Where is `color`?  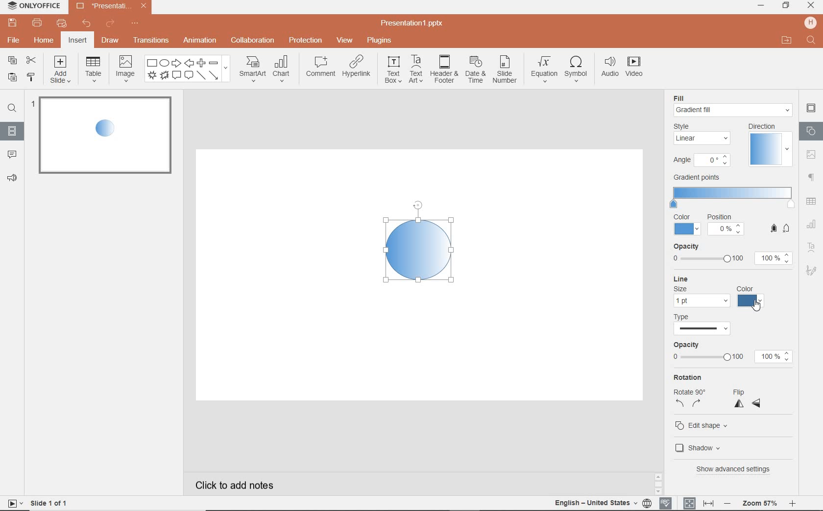
color is located at coordinates (687, 225).